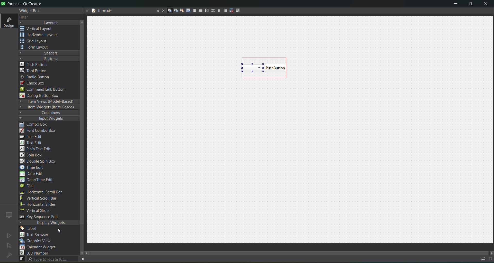  Describe the element at coordinates (49, 223) in the screenshot. I see `display widgets` at that location.